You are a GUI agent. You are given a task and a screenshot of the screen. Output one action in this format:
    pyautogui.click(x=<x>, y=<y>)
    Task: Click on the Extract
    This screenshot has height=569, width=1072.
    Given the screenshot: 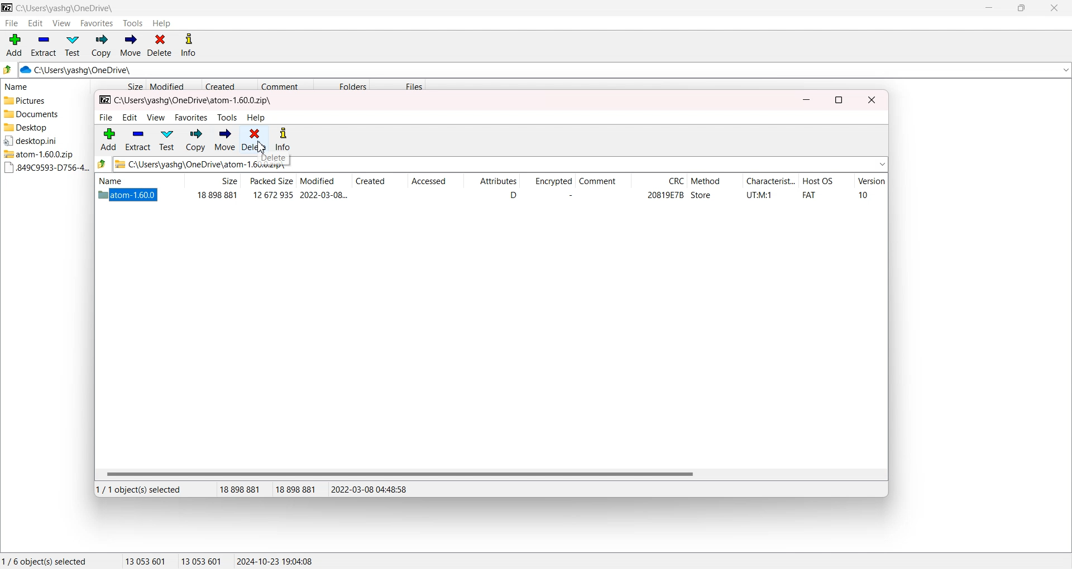 What is the action you would take?
    pyautogui.click(x=44, y=45)
    